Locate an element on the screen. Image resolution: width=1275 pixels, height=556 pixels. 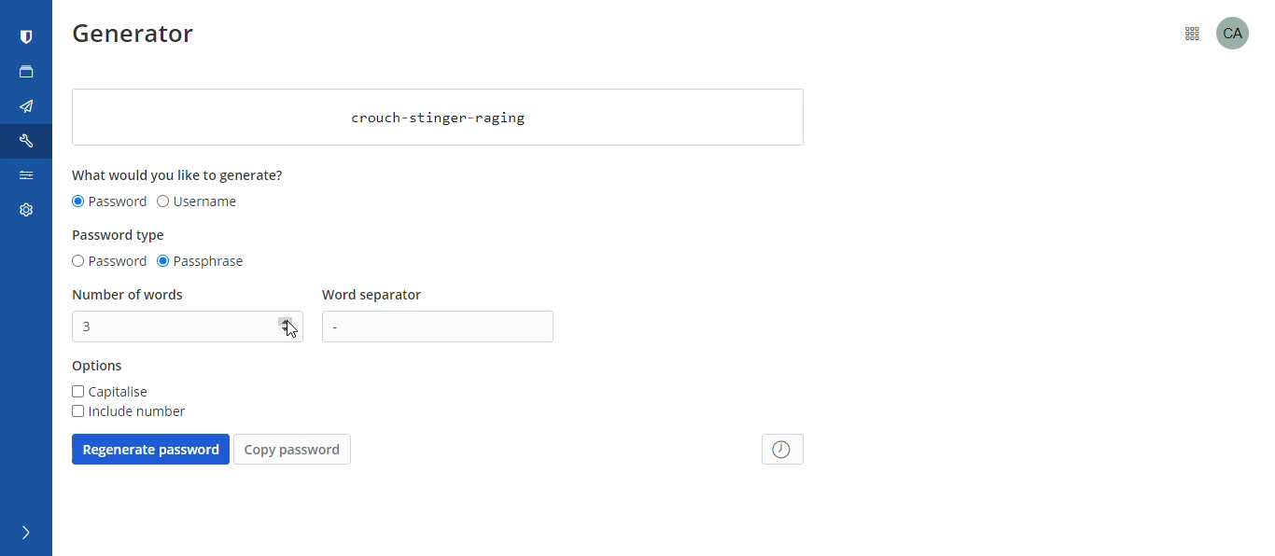
copy password is located at coordinates (292, 450).